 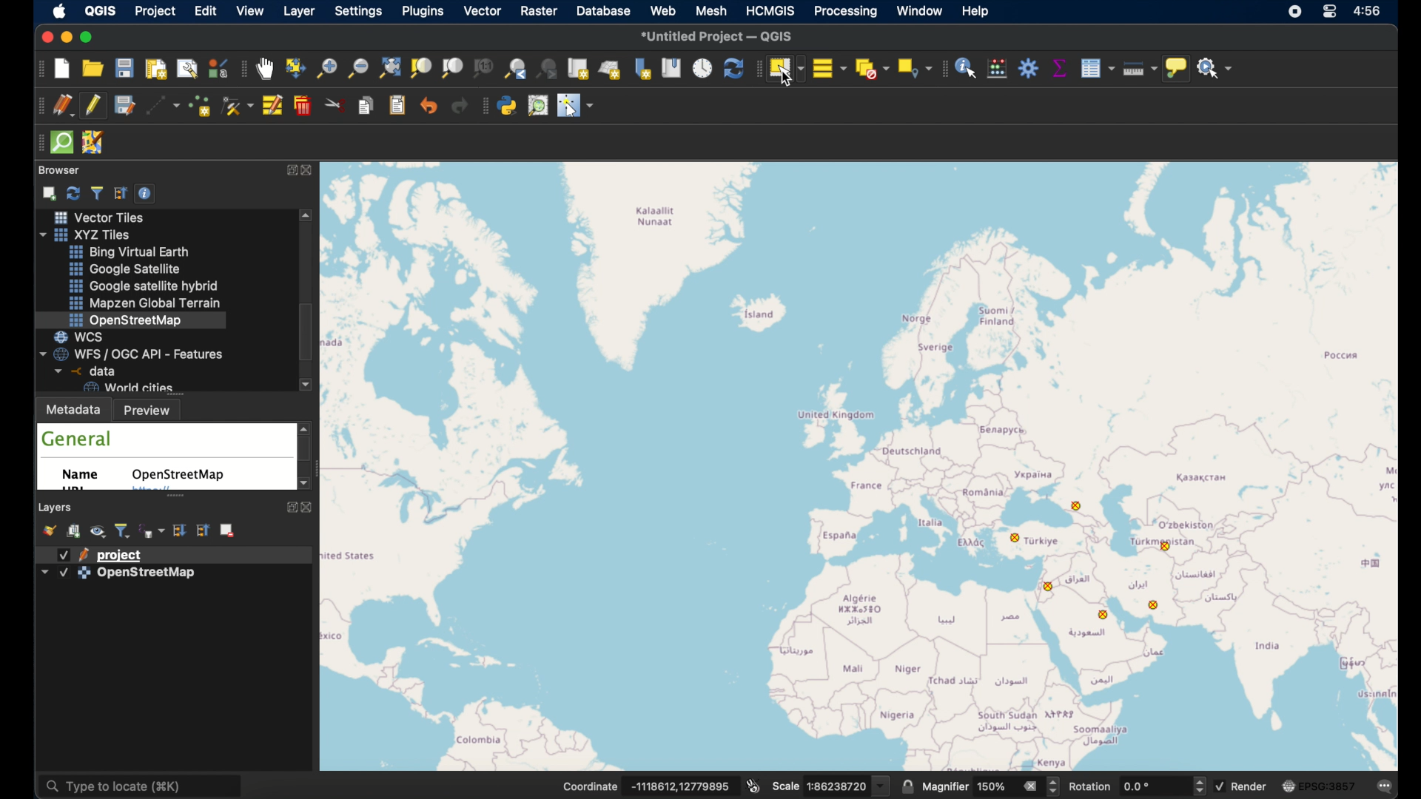 I want to click on raster, so click(x=540, y=10).